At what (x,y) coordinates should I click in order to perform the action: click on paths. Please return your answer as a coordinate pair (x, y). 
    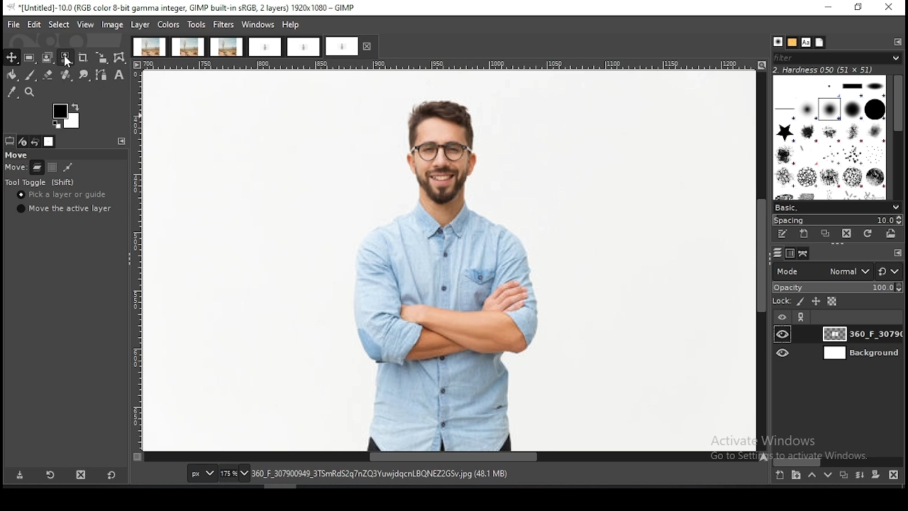
    Looking at the image, I should click on (68, 167).